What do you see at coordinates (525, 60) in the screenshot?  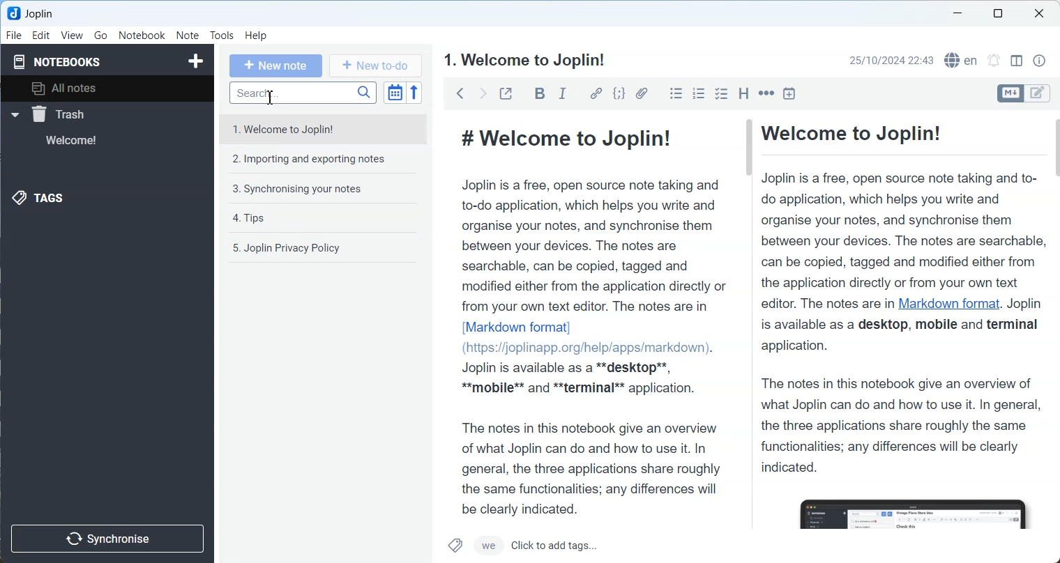 I see `welcome to joplin` at bounding box center [525, 60].